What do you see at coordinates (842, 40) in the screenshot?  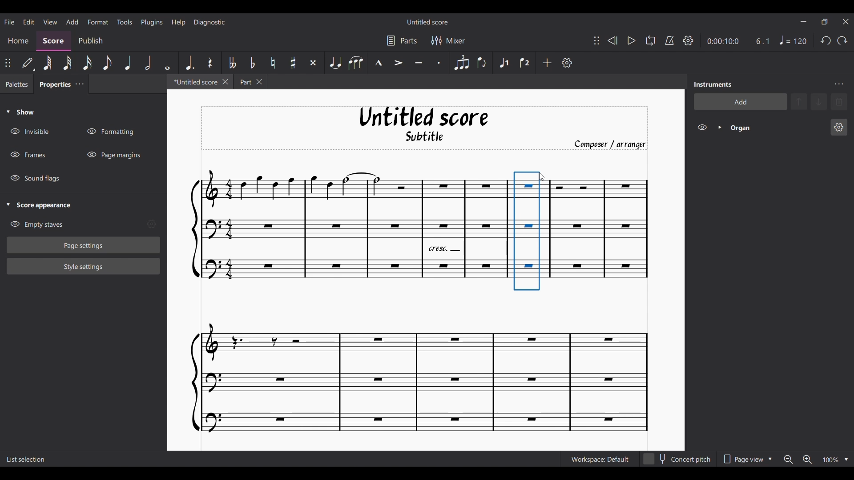 I see `Redo` at bounding box center [842, 40].